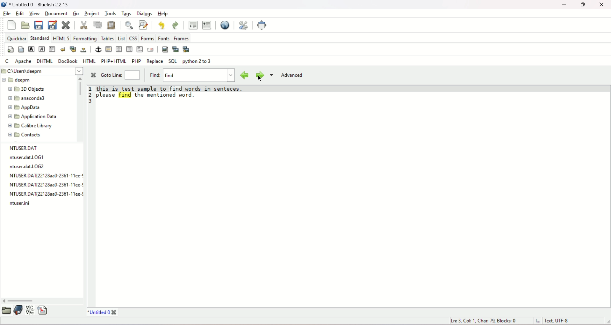  I want to click on close current file, so click(66, 24).